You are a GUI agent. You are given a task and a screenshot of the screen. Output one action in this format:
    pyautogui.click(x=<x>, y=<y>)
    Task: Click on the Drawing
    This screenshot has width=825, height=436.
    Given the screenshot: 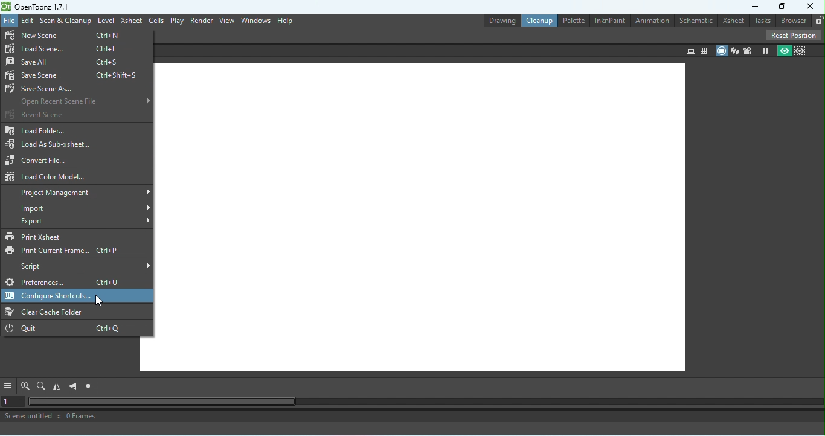 What is the action you would take?
    pyautogui.click(x=501, y=21)
    